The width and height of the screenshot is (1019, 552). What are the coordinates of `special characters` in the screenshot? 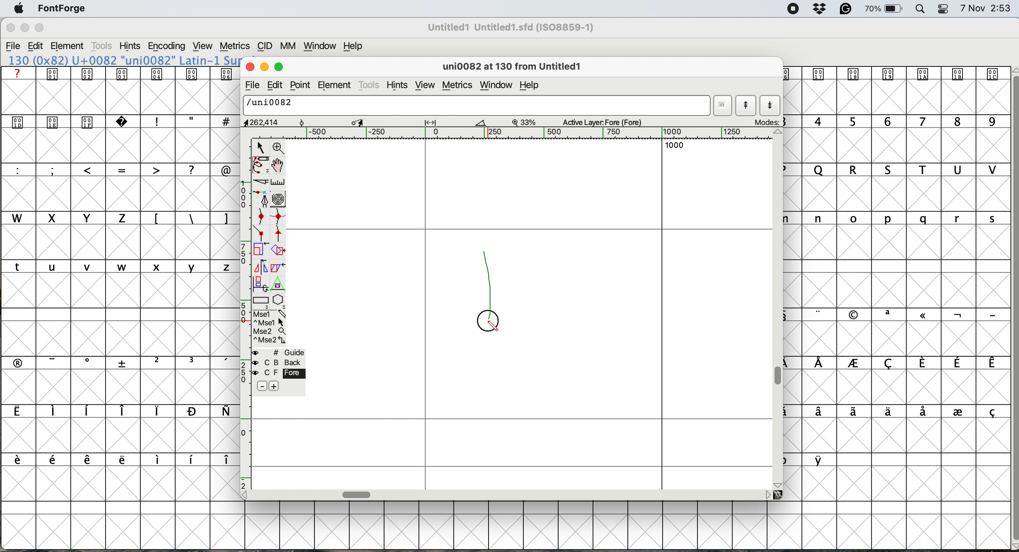 It's located at (189, 217).